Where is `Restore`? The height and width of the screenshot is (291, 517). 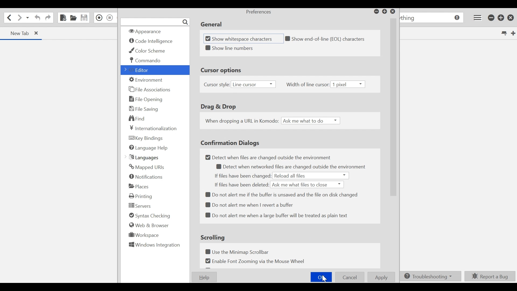
Restore is located at coordinates (501, 18).